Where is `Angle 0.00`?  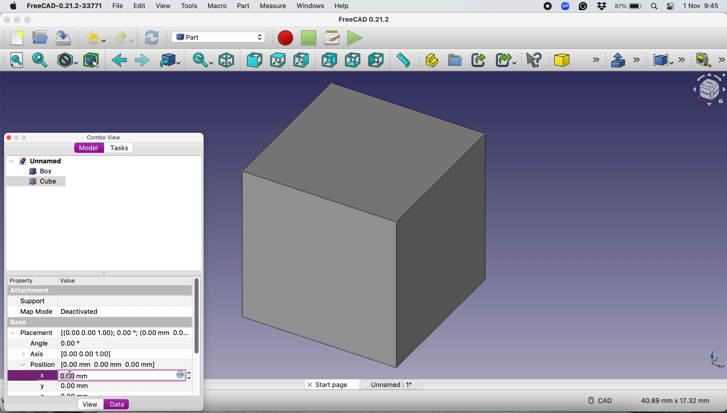 Angle 0.00 is located at coordinates (59, 344).